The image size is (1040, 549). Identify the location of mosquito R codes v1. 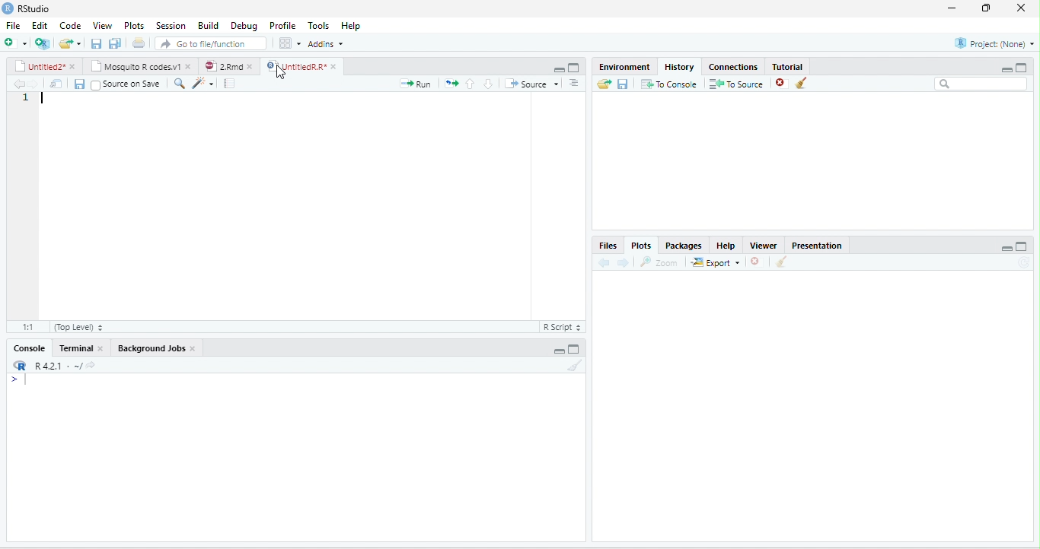
(139, 66).